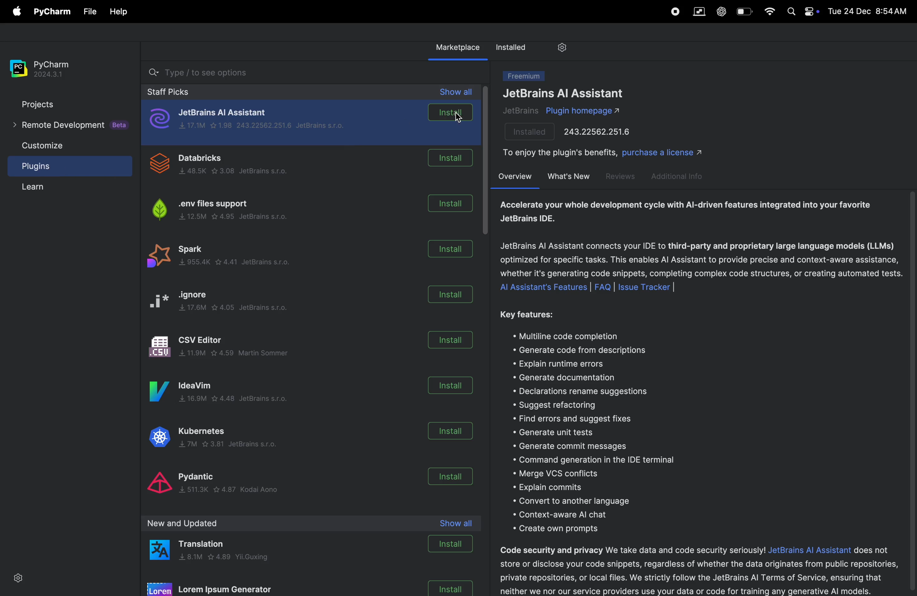  Describe the element at coordinates (572, 110) in the screenshot. I see `plugins ai ` at that location.